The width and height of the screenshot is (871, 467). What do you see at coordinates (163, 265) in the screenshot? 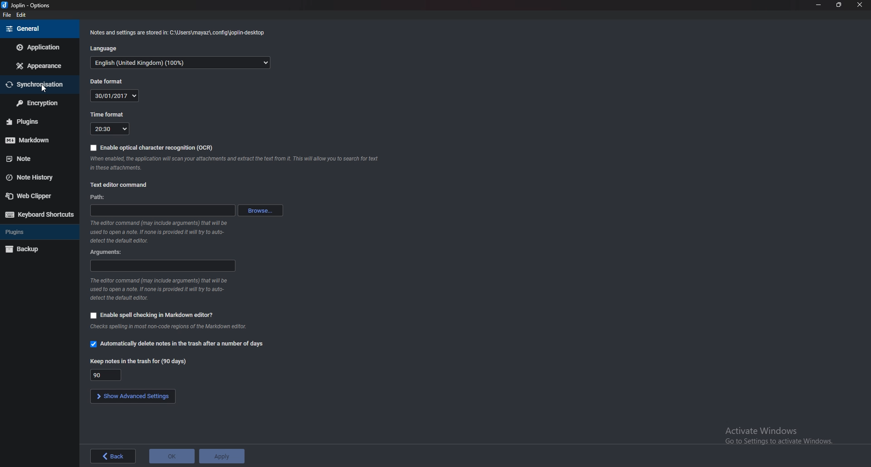
I see `arguments` at bounding box center [163, 265].